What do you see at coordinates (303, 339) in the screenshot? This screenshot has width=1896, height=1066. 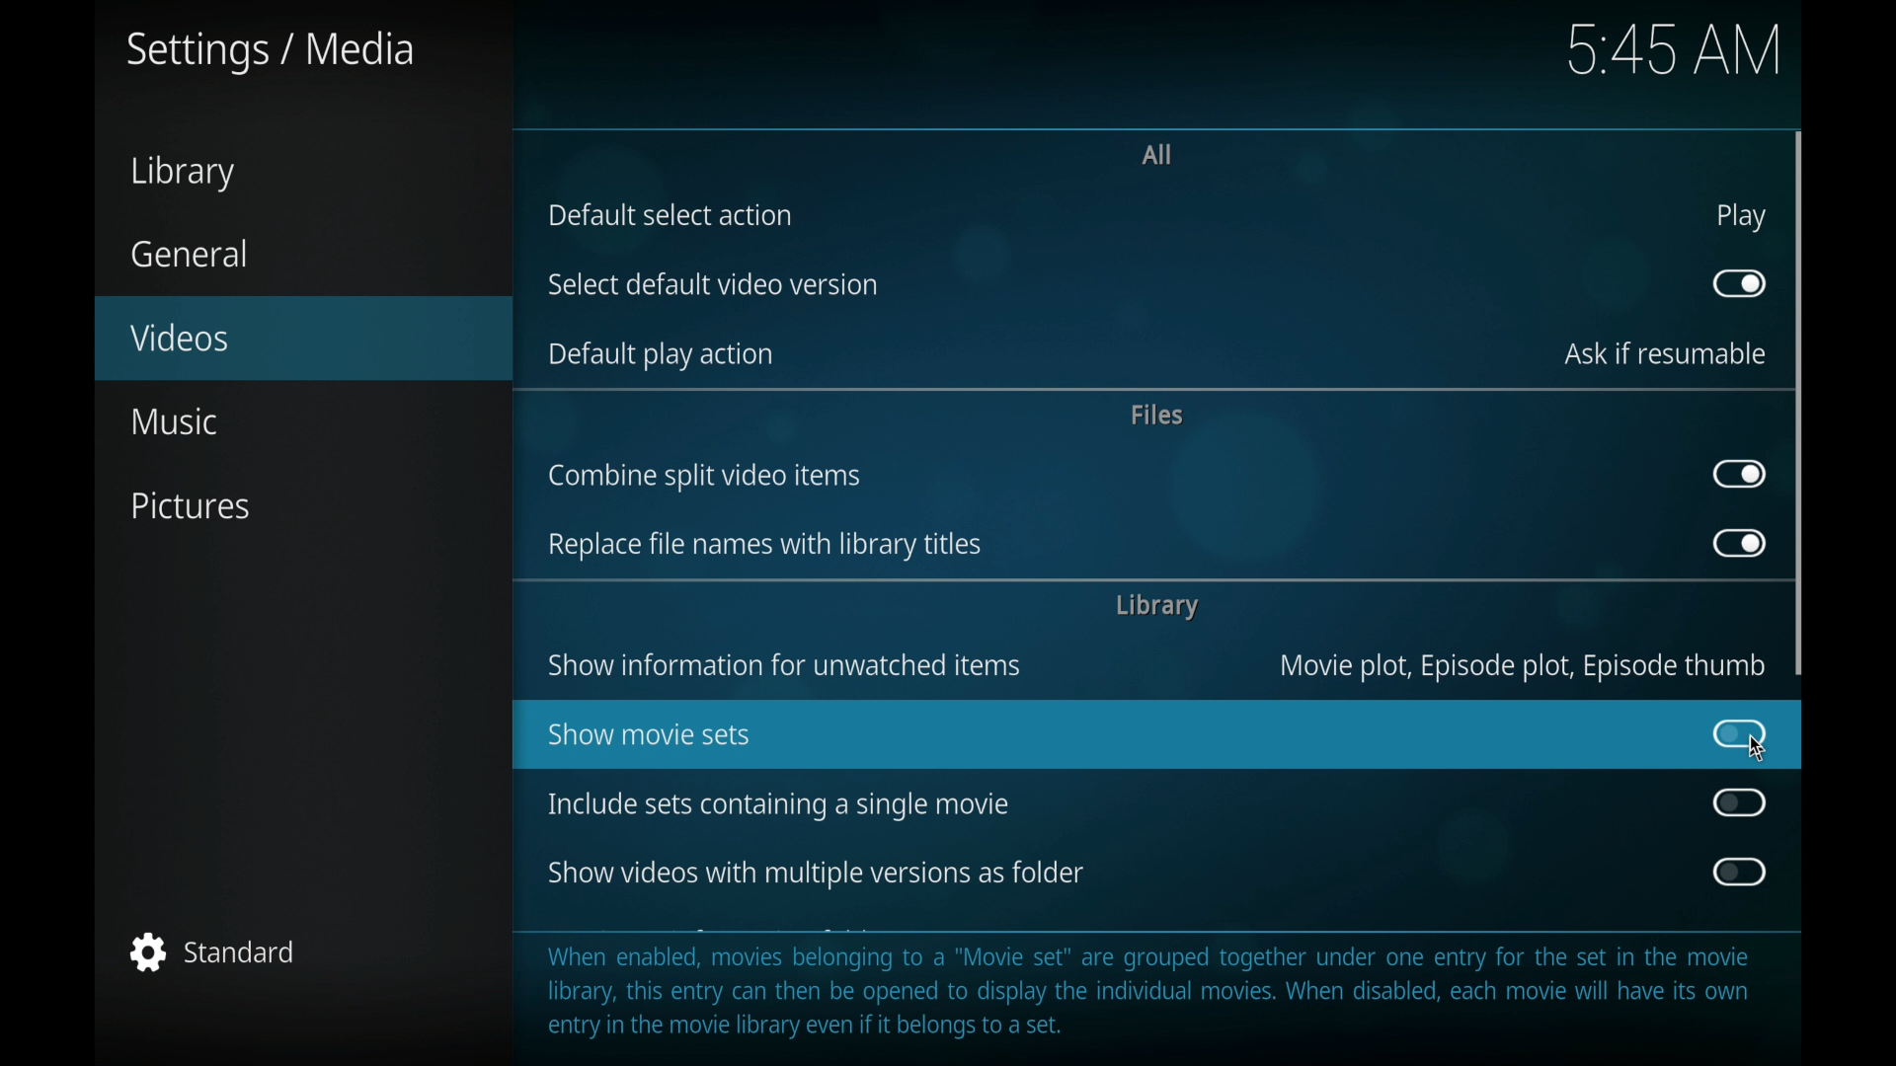 I see `videos` at bounding box center [303, 339].